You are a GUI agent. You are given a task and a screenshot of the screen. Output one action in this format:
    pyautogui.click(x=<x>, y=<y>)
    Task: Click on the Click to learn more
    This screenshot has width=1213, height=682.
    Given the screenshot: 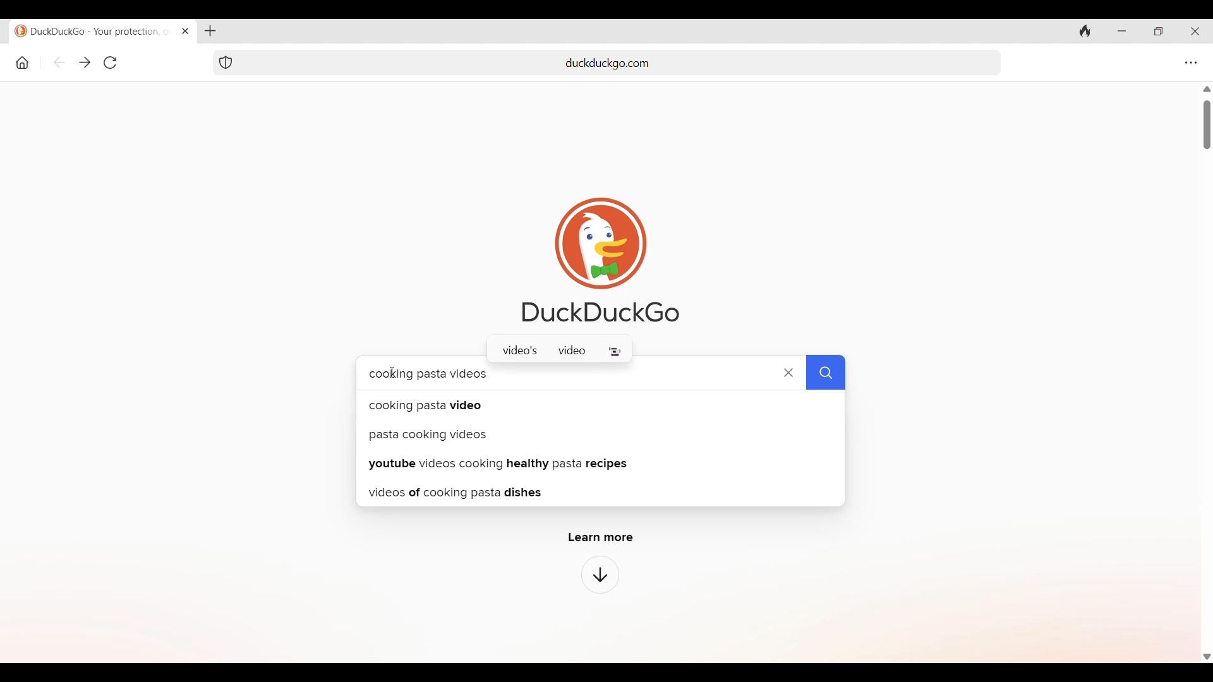 What is the action you would take?
    pyautogui.click(x=600, y=575)
    